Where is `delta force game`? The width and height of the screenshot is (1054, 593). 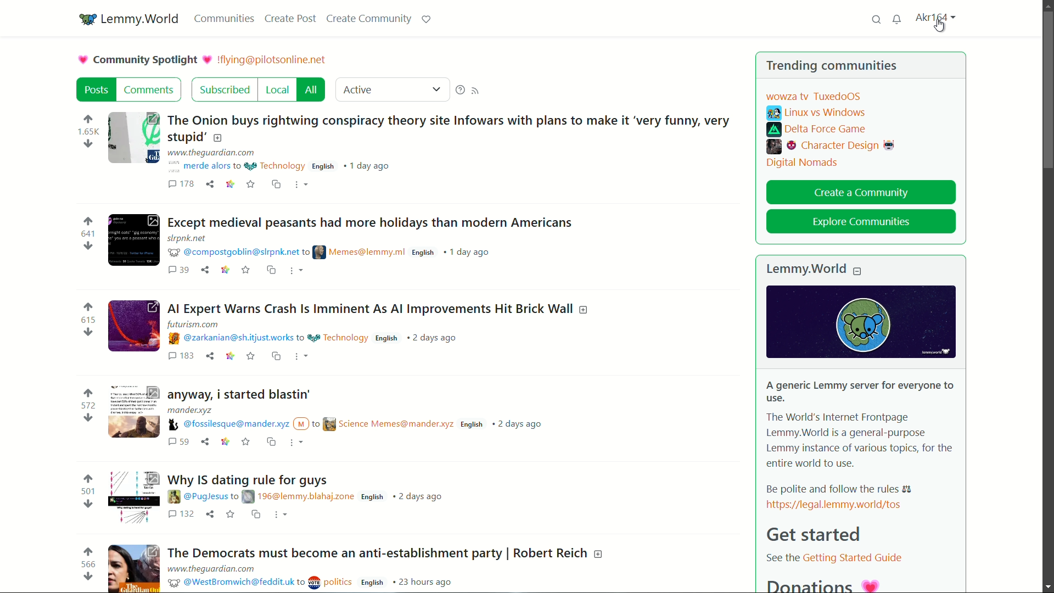
delta force game is located at coordinates (818, 130).